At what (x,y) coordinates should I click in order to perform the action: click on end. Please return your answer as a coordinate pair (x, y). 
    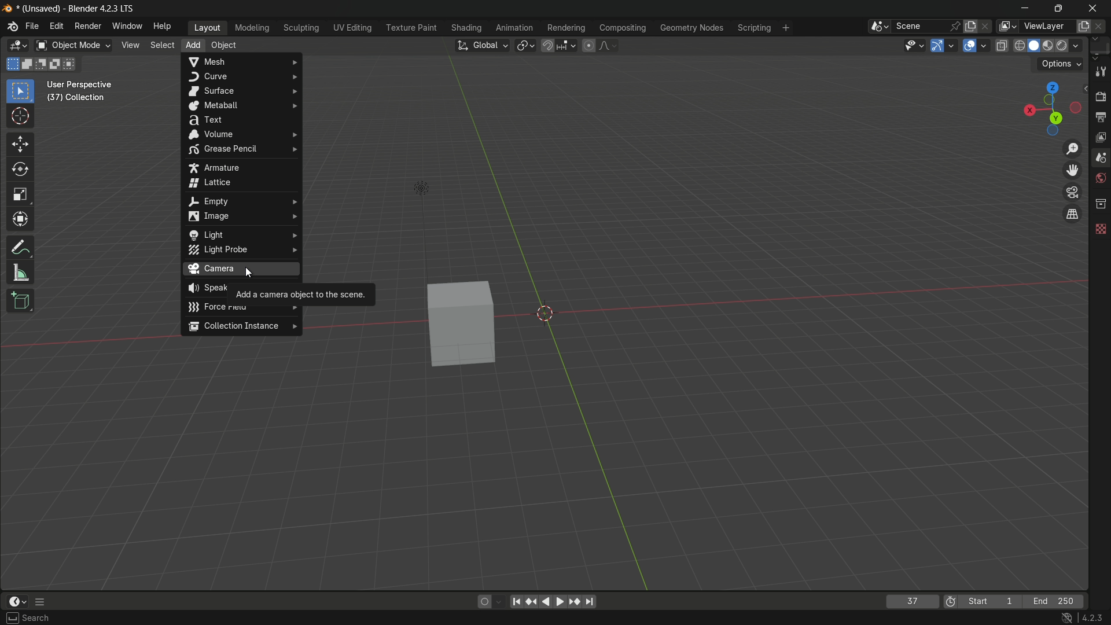
    Looking at the image, I should click on (1057, 602).